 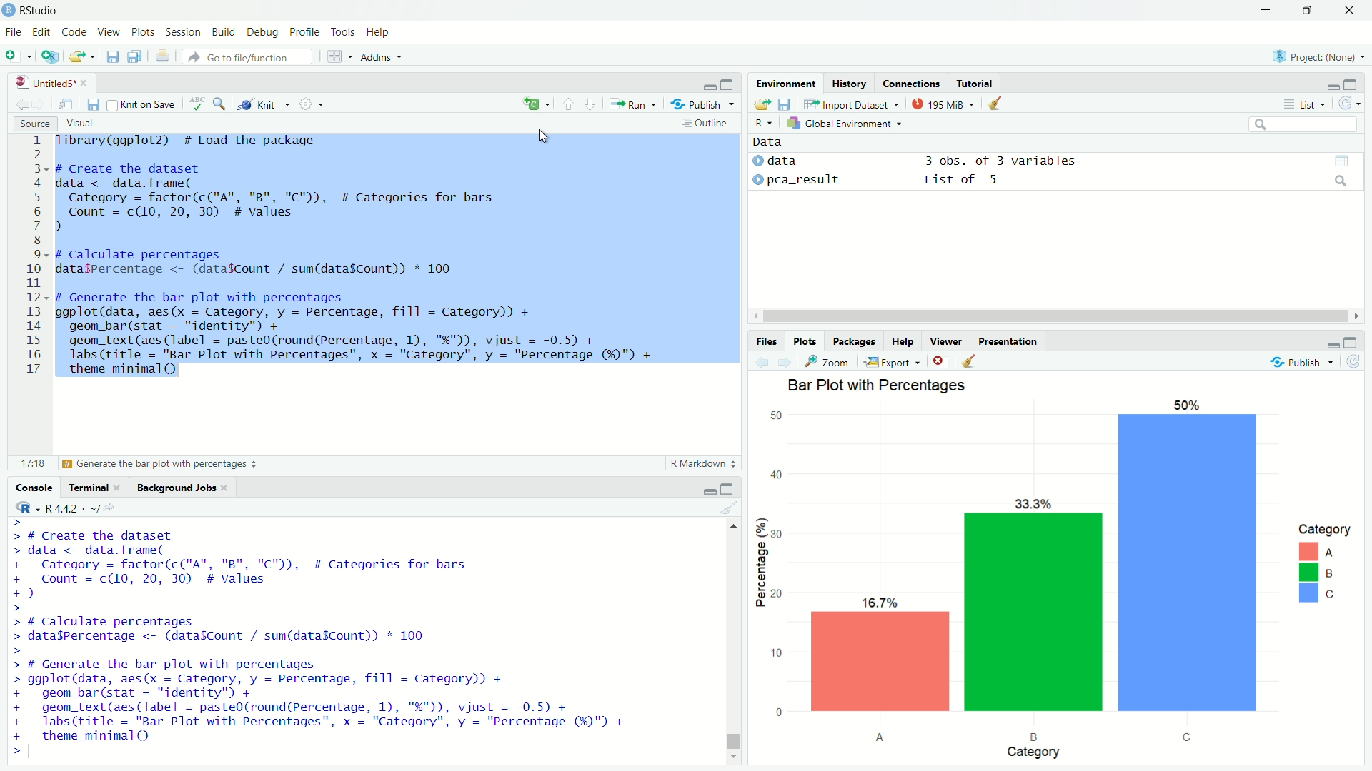 I want to click on file name: untitled5, so click(x=52, y=83).